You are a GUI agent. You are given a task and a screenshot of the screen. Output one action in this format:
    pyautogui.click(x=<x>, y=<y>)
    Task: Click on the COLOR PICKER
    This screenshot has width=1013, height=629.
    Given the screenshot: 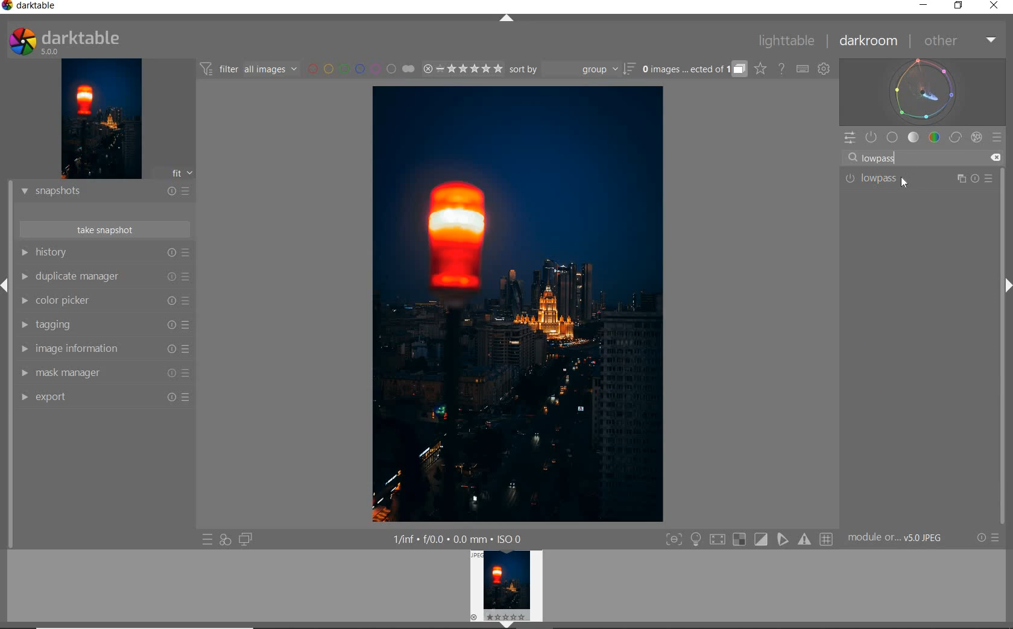 What is the action you would take?
    pyautogui.click(x=83, y=301)
    